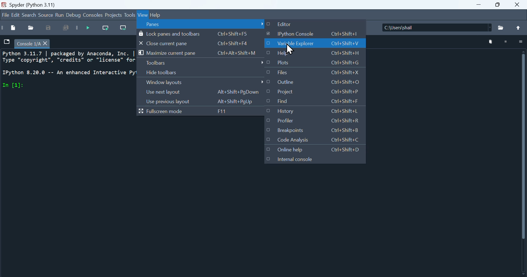 Image resolution: width=527 pixels, height=277 pixels. I want to click on Save as, so click(47, 28).